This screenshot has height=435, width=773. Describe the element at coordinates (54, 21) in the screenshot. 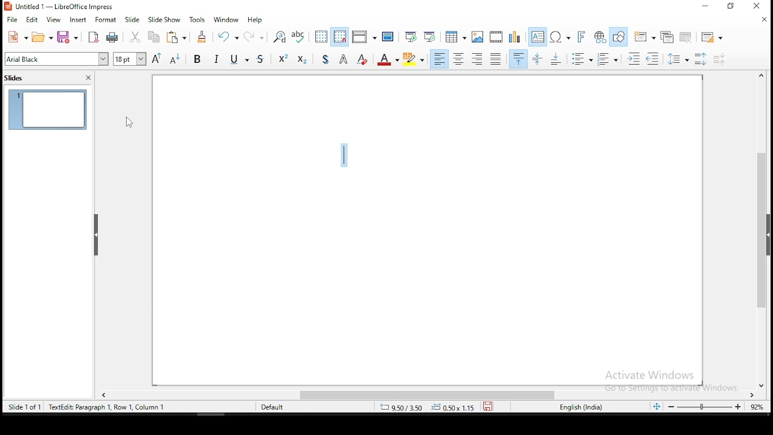

I see `view` at that location.